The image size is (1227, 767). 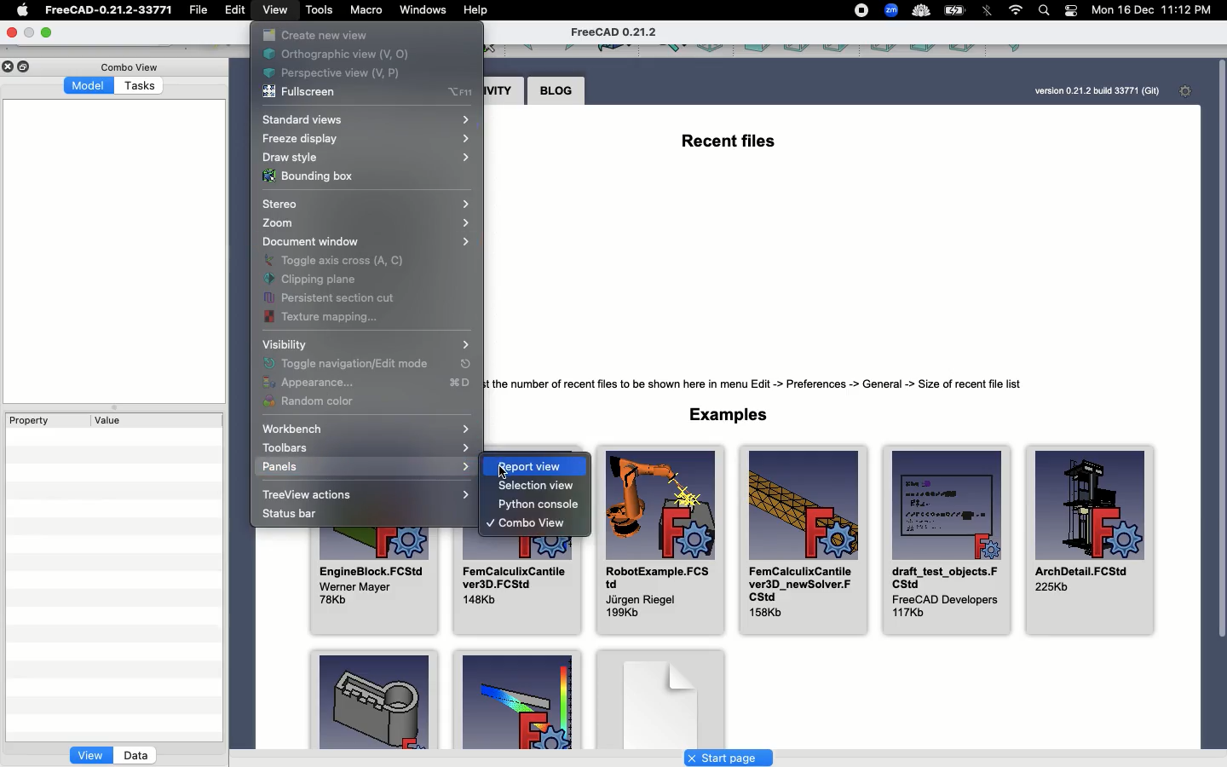 I want to click on Notification , so click(x=1072, y=14).